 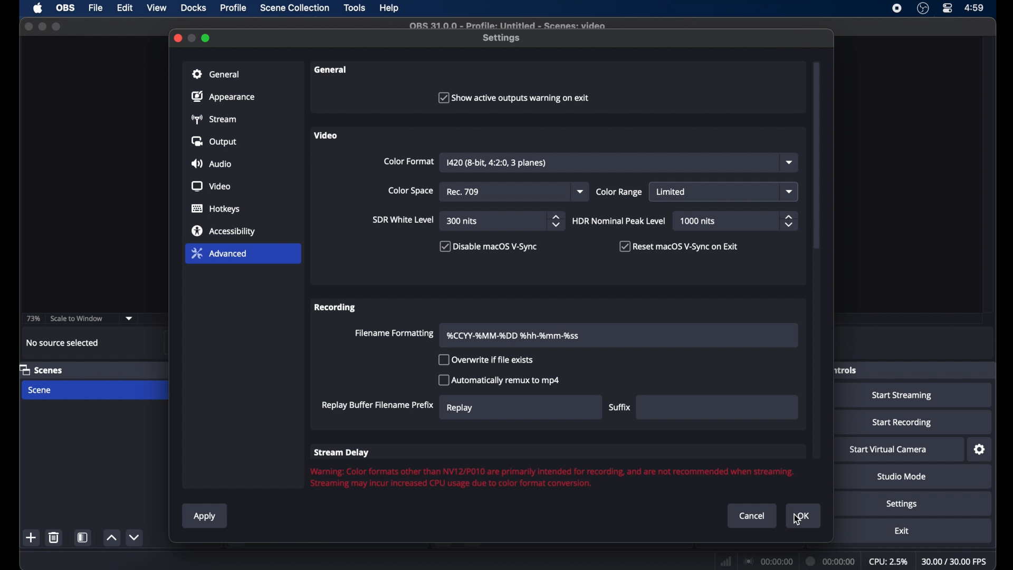 I want to click on control center, so click(x=947, y=8).